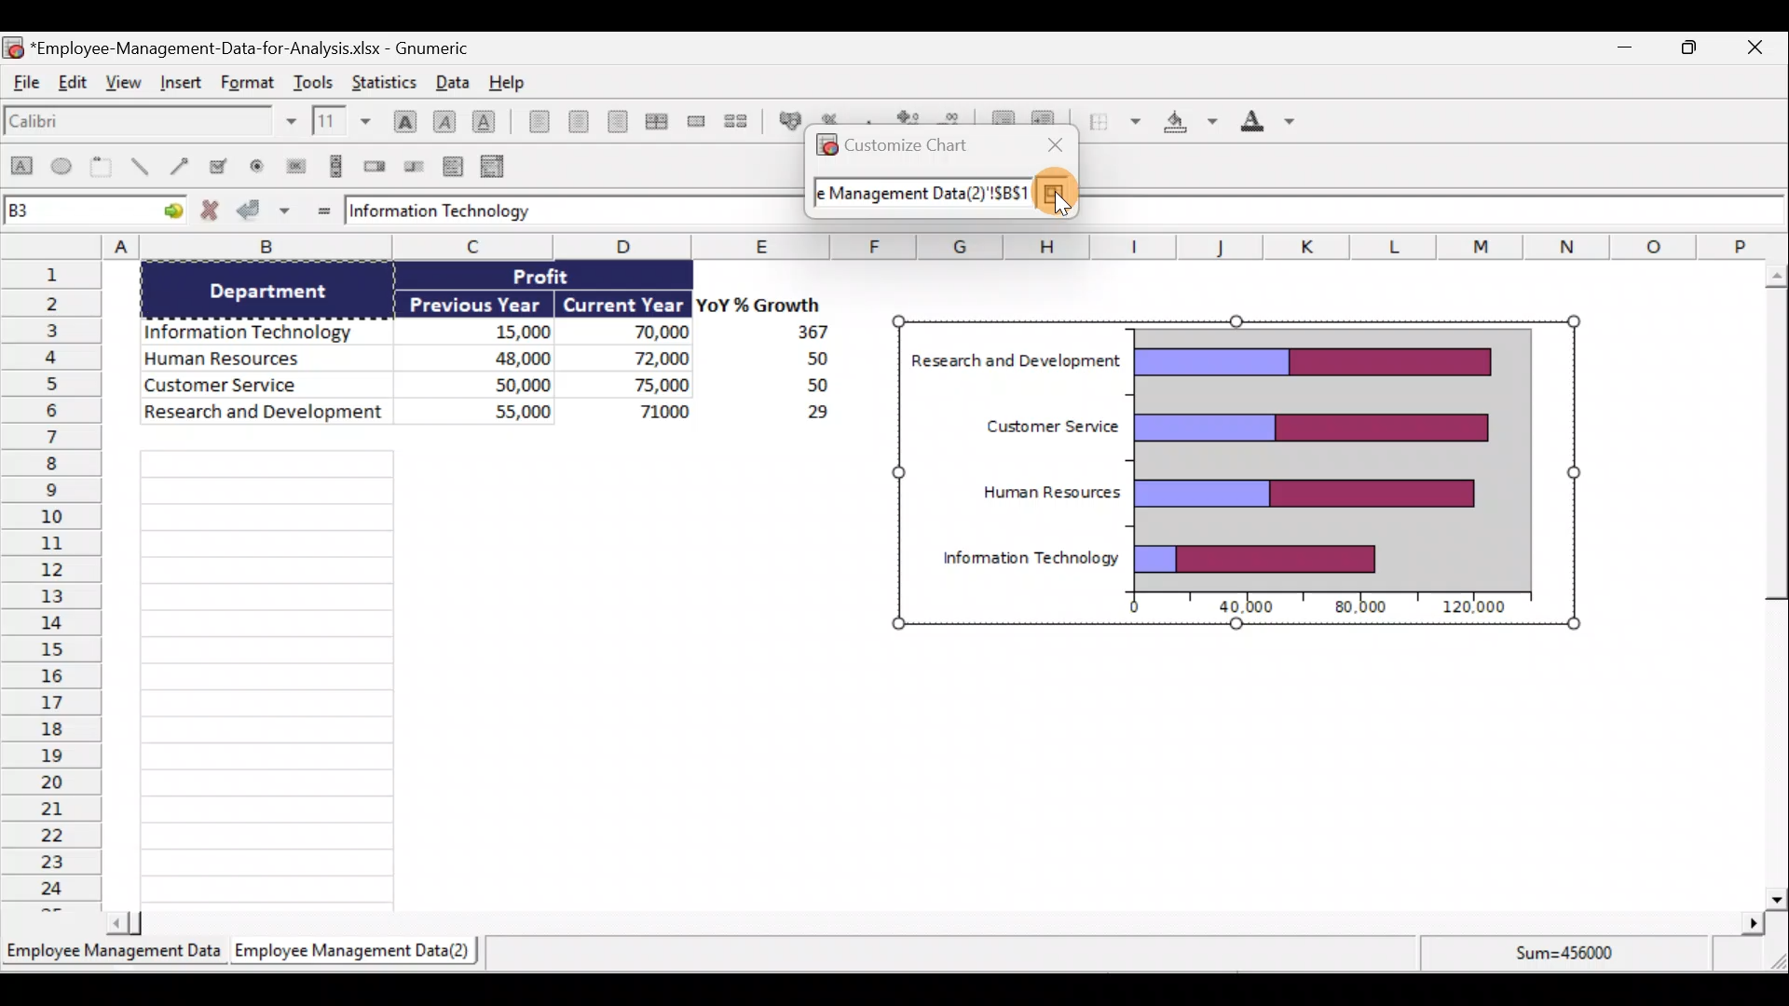 The width and height of the screenshot is (1789, 1006). Describe the element at coordinates (455, 81) in the screenshot. I see `Data` at that location.